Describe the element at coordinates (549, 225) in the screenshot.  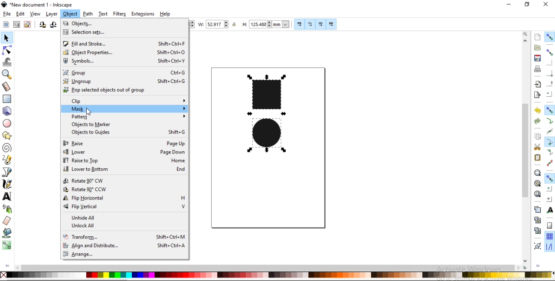
I see `snap to page borders` at that location.